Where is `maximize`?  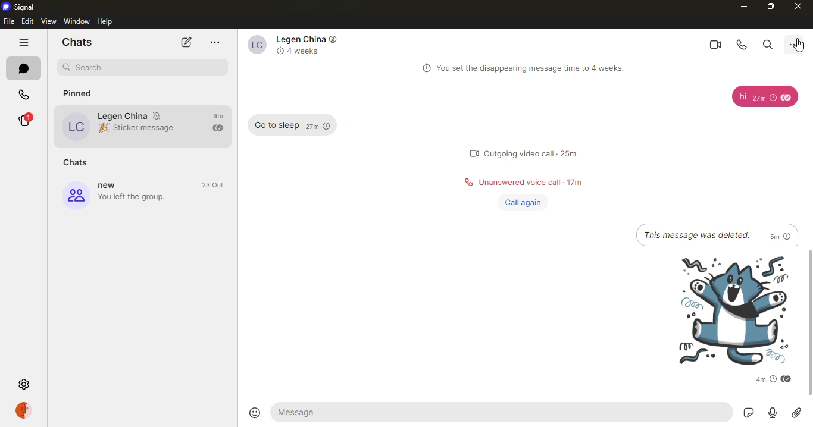 maximize is located at coordinates (770, 6).